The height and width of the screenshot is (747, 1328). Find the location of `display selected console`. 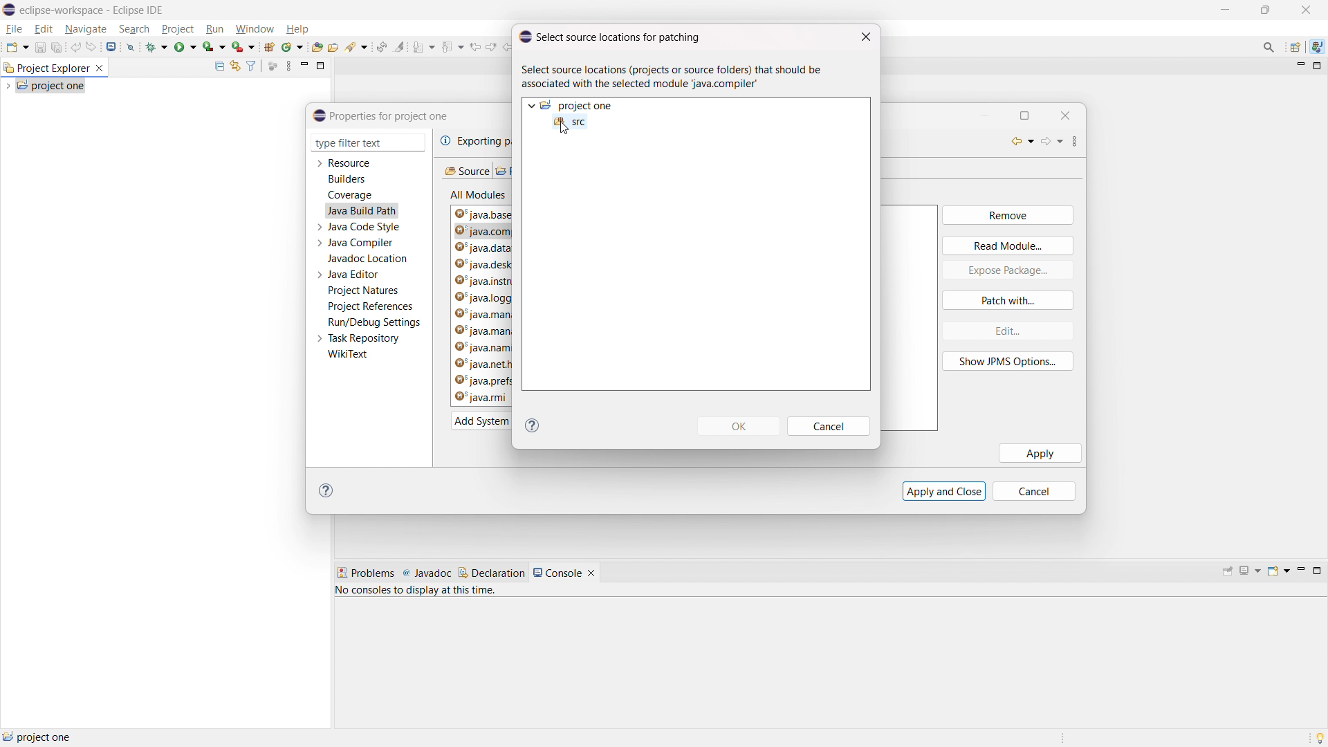

display selected console is located at coordinates (1251, 571).